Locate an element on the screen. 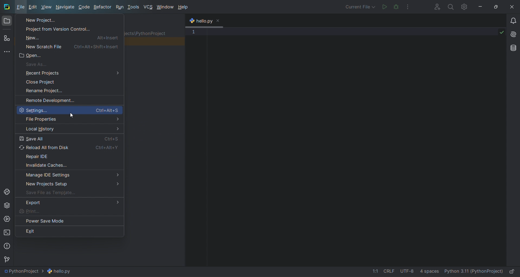 This screenshot has width=520, height=277. options is located at coordinates (410, 7).